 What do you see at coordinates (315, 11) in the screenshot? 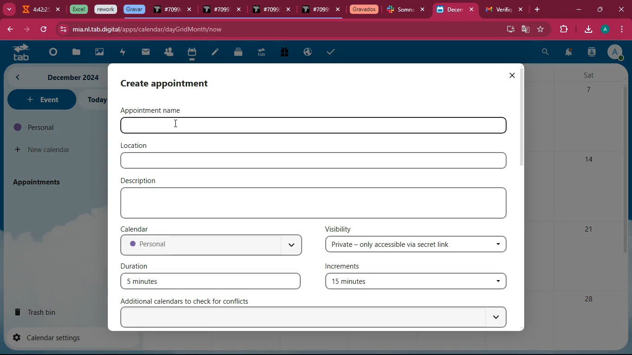
I see `tab` at bounding box center [315, 11].